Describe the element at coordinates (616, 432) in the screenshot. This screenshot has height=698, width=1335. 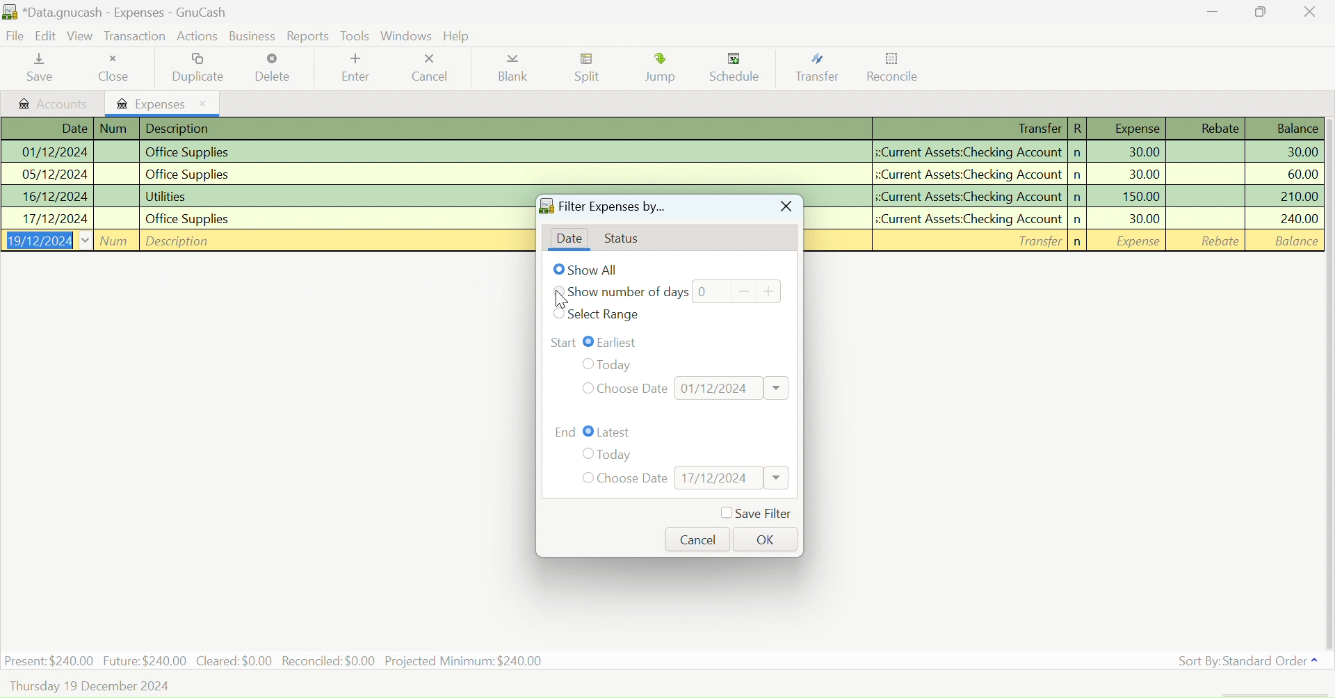
I see `Latest` at that location.